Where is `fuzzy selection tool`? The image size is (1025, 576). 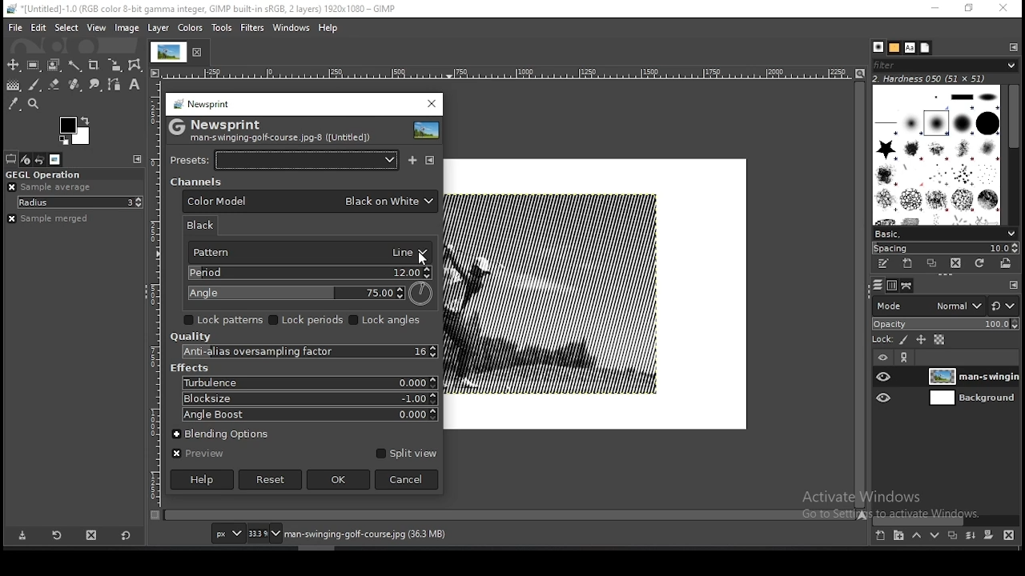
fuzzy selection tool is located at coordinates (74, 66).